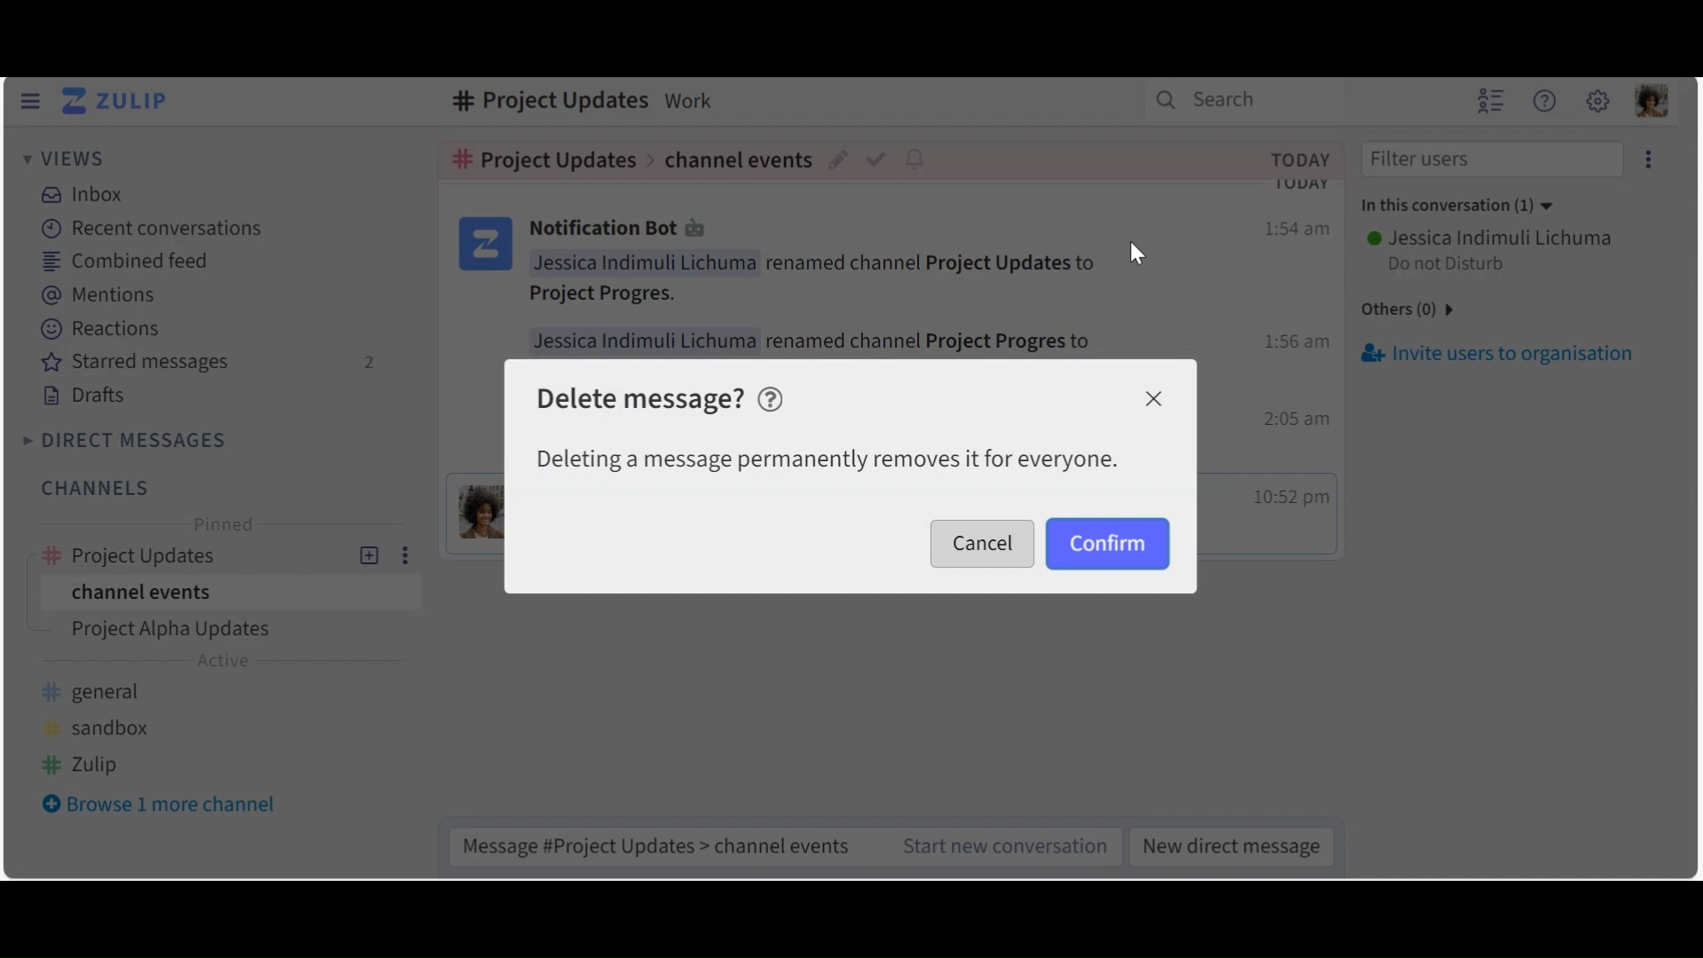 This screenshot has height=958, width=1703. Describe the element at coordinates (1234, 846) in the screenshot. I see `New direct message` at that location.